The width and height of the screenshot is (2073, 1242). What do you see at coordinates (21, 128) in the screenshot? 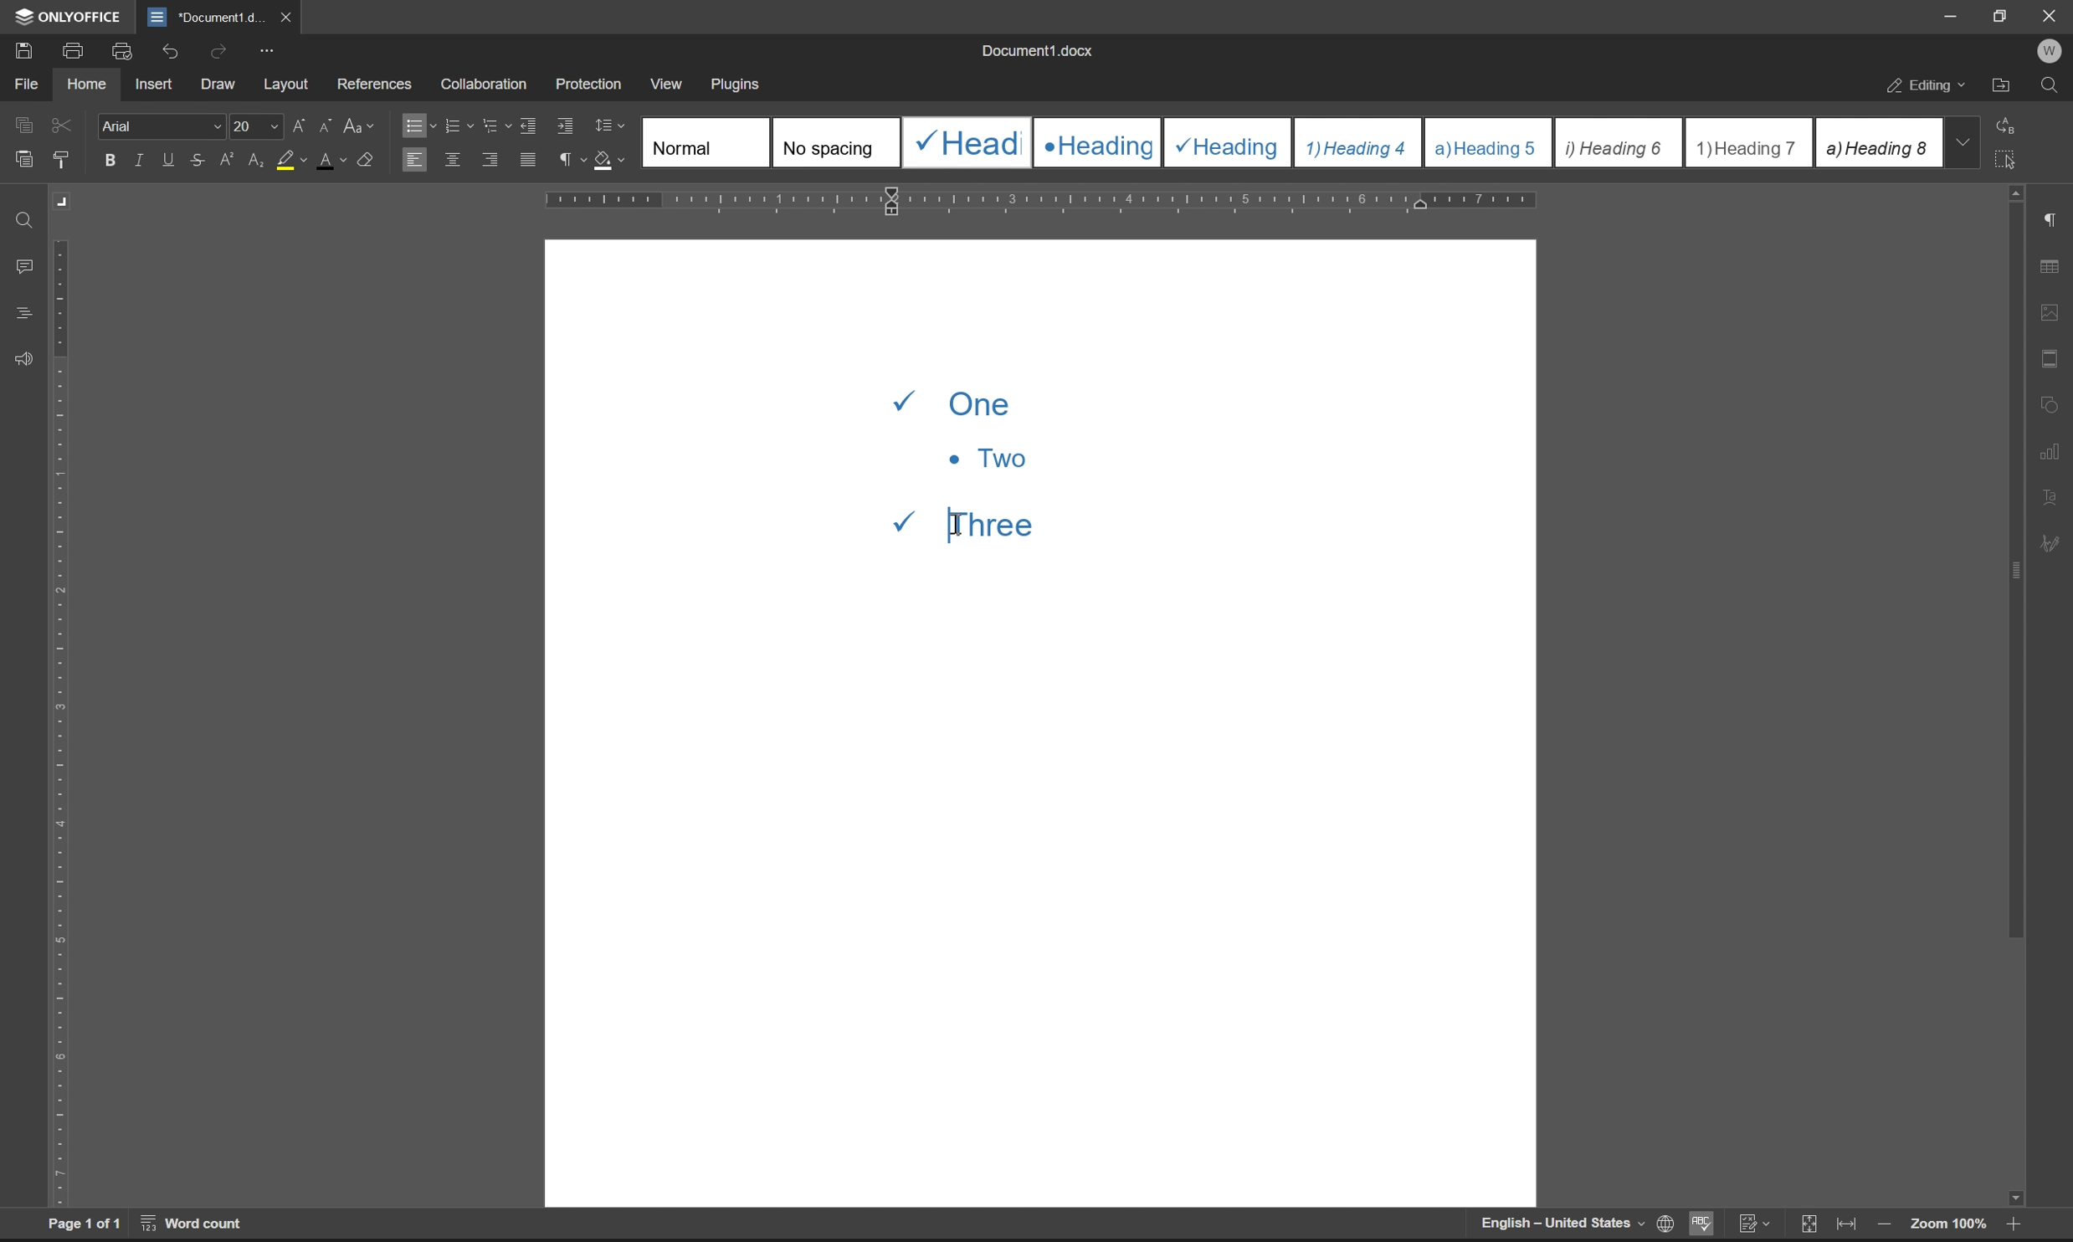
I see `caopy` at bounding box center [21, 128].